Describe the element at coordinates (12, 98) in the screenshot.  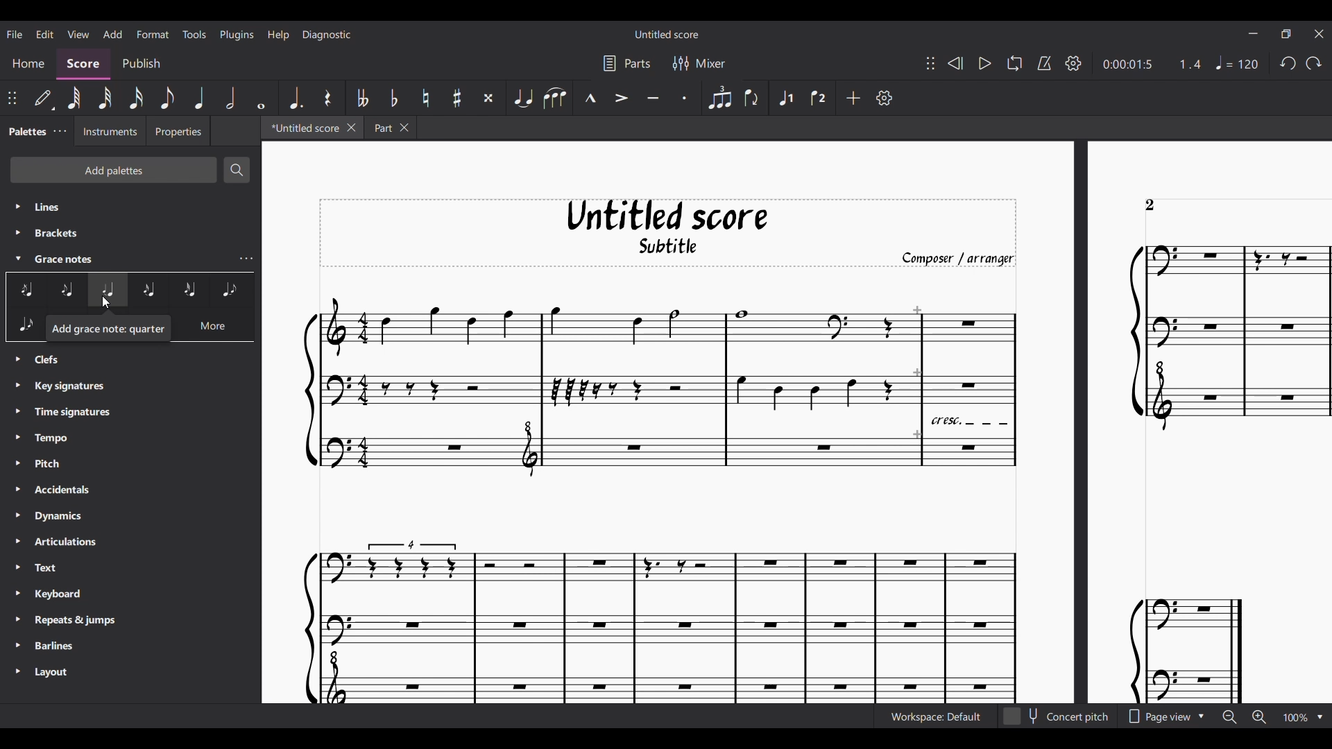
I see `Change position of toolbar atatched` at that location.